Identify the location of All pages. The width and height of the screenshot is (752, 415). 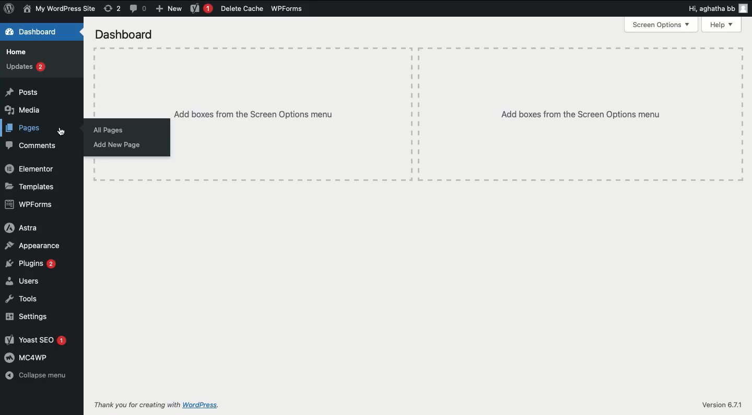
(110, 129).